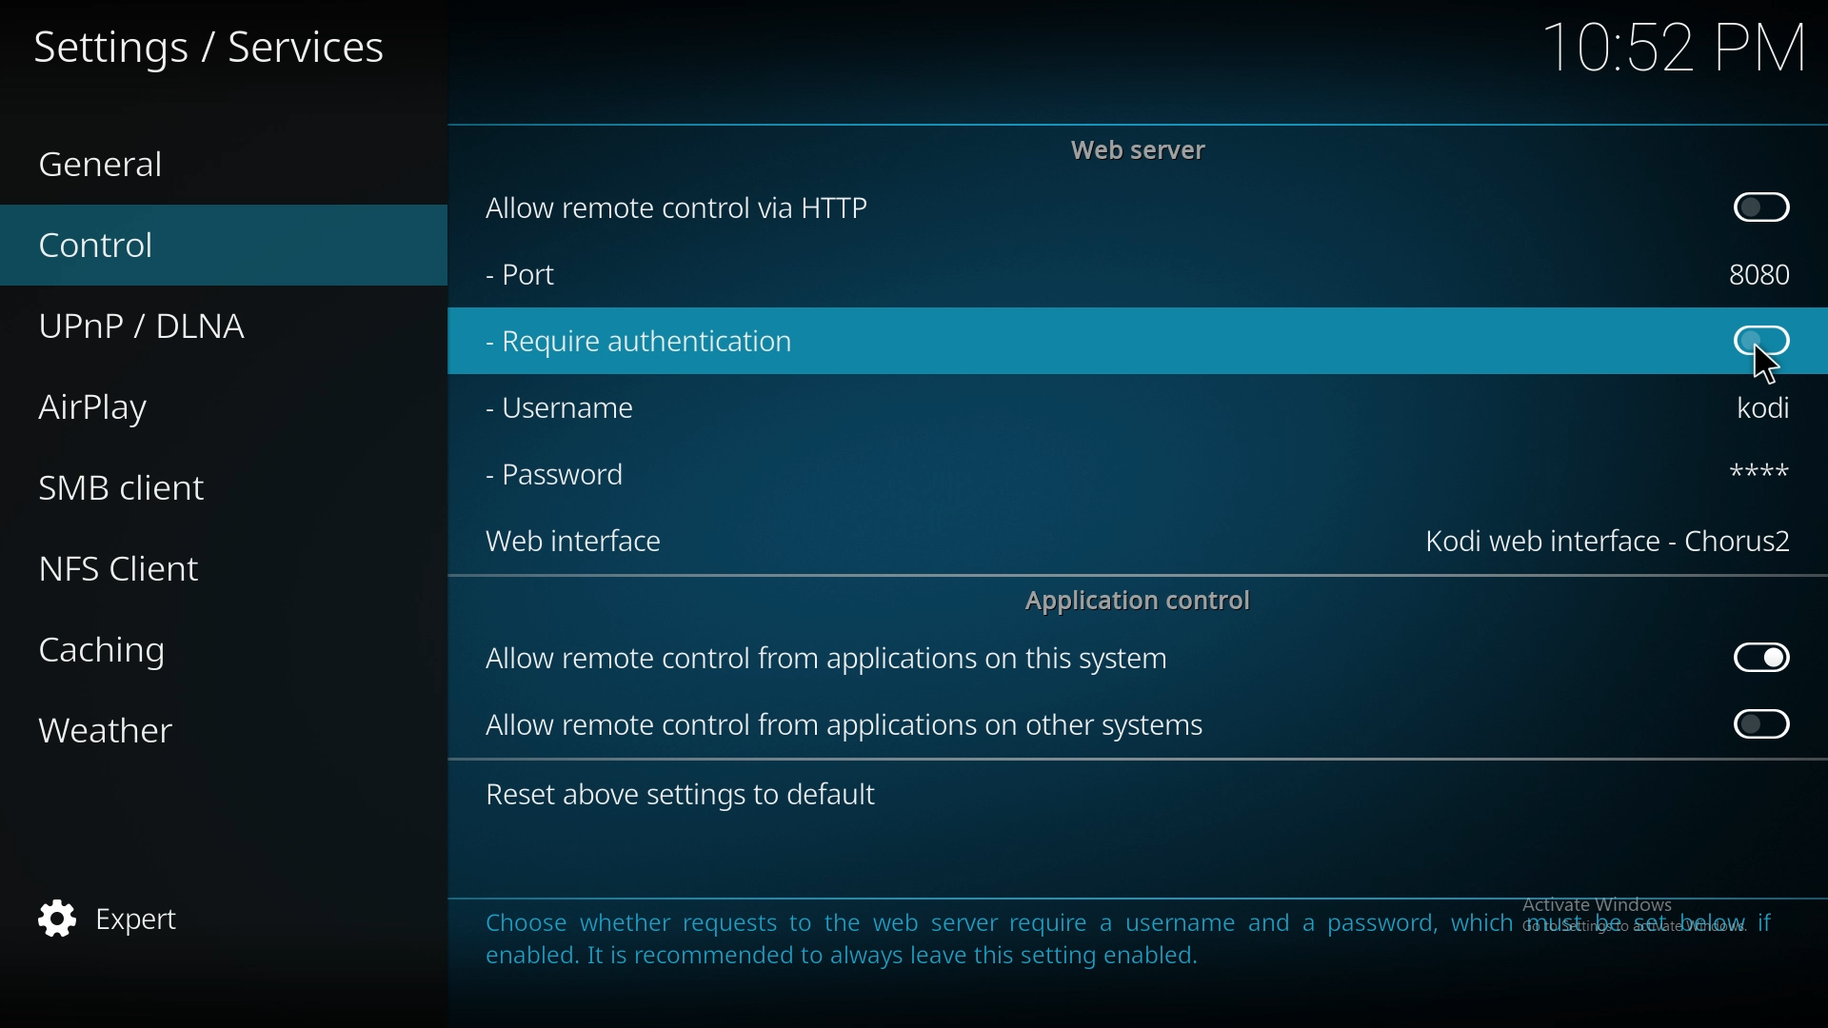 The width and height of the screenshot is (1828, 1028). I want to click on username, so click(580, 406).